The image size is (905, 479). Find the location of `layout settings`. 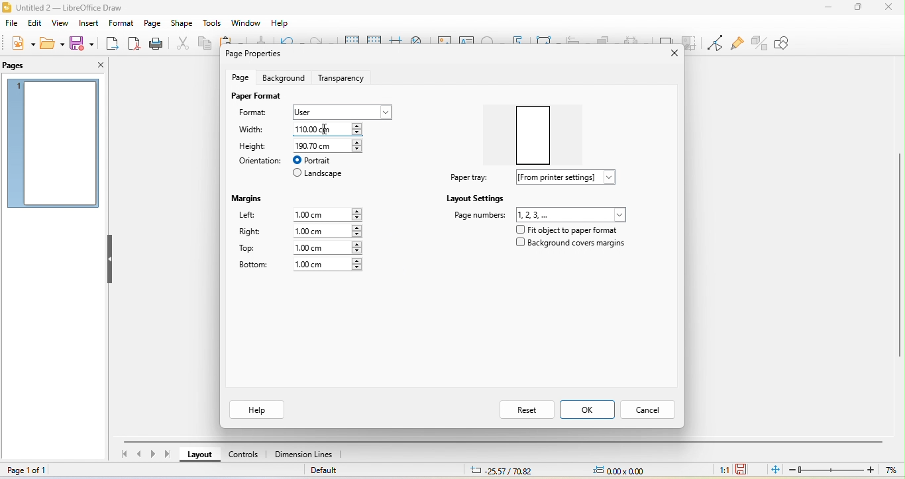

layout settings is located at coordinates (476, 198).